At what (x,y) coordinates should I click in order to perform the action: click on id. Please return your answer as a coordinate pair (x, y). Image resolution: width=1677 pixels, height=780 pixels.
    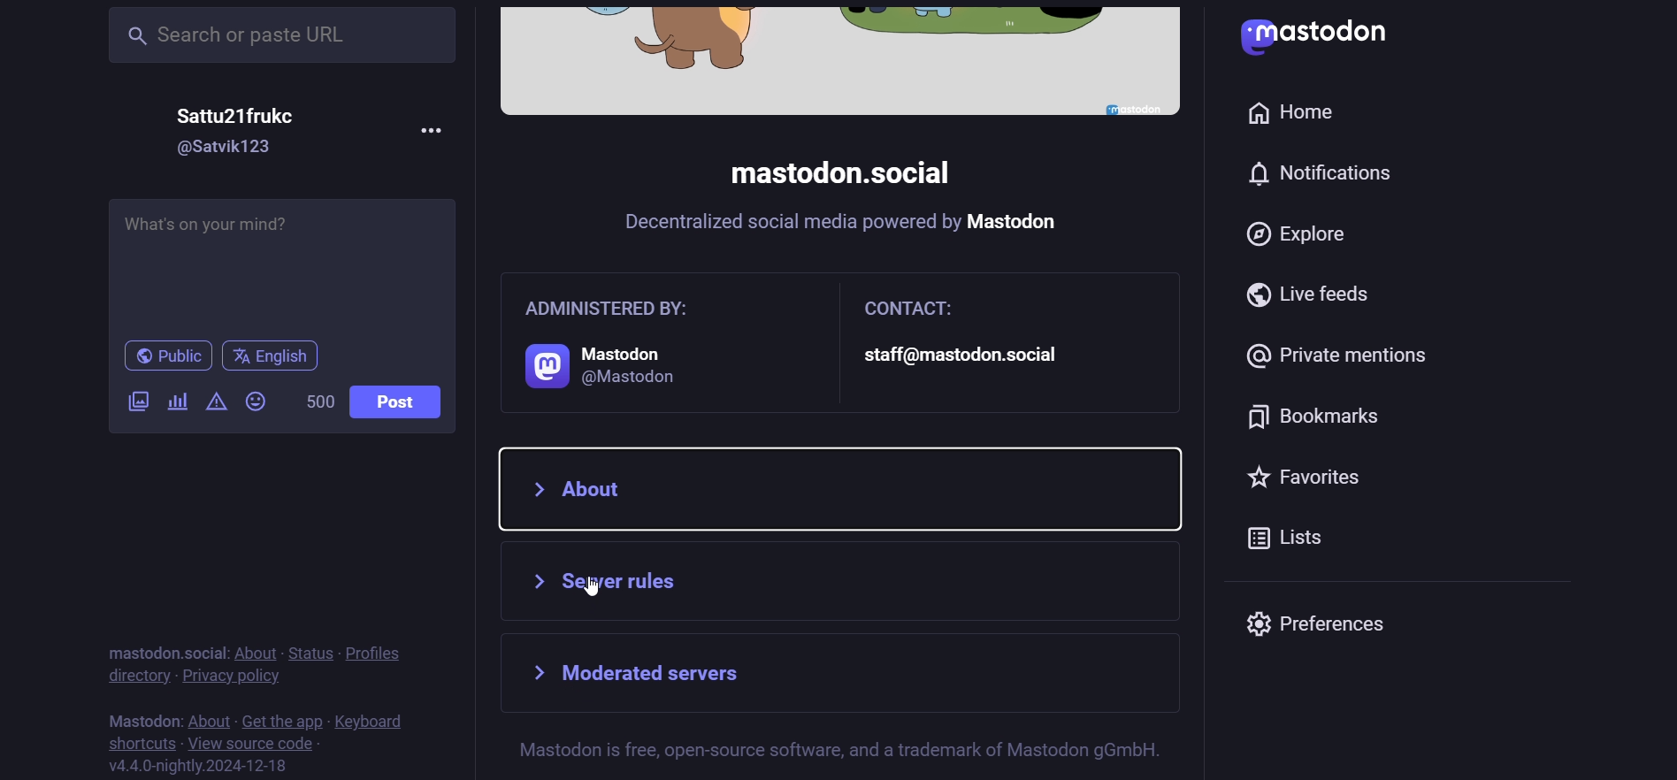
    Looking at the image, I should click on (228, 148).